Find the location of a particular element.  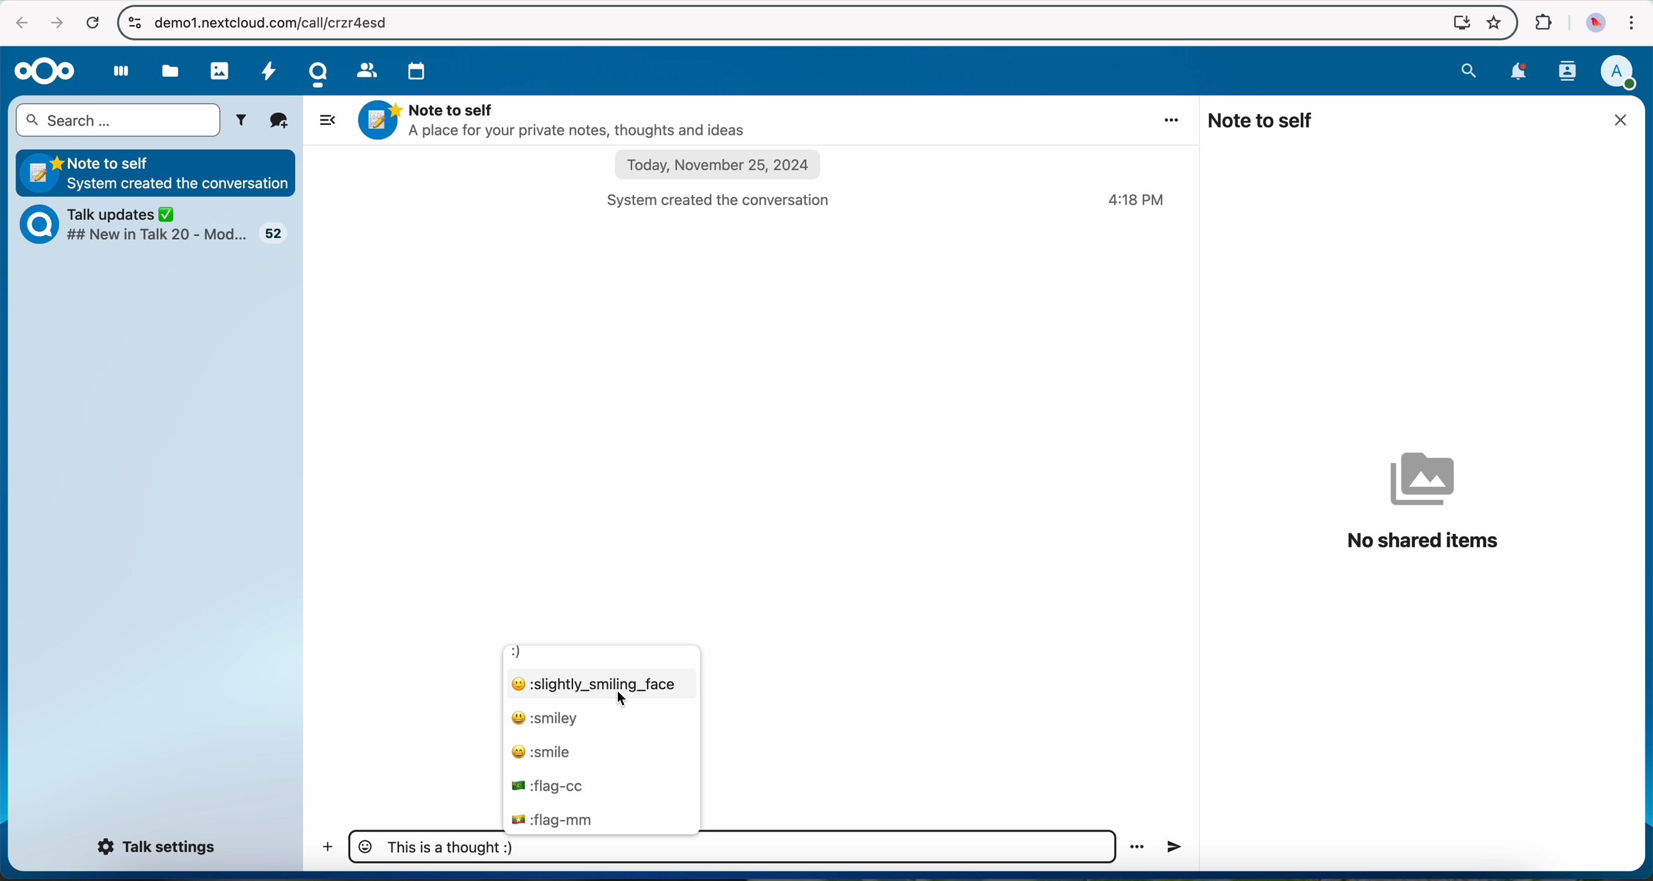

Note to self is located at coordinates (557, 120).